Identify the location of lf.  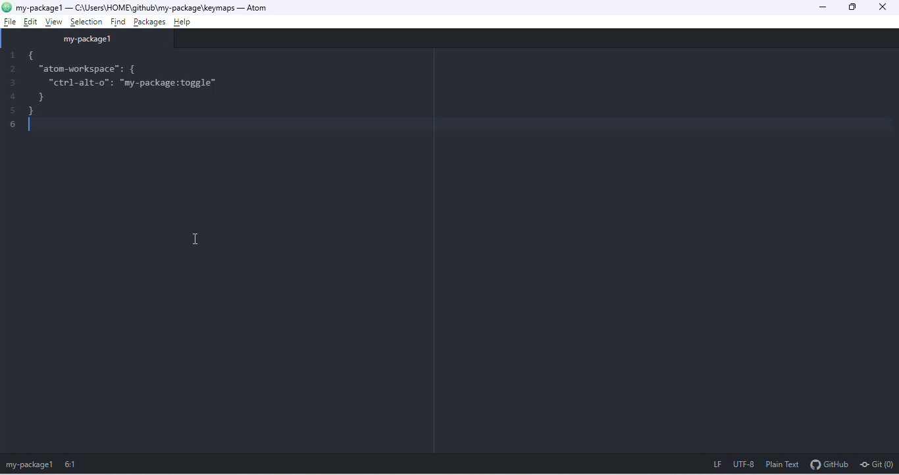
(711, 465).